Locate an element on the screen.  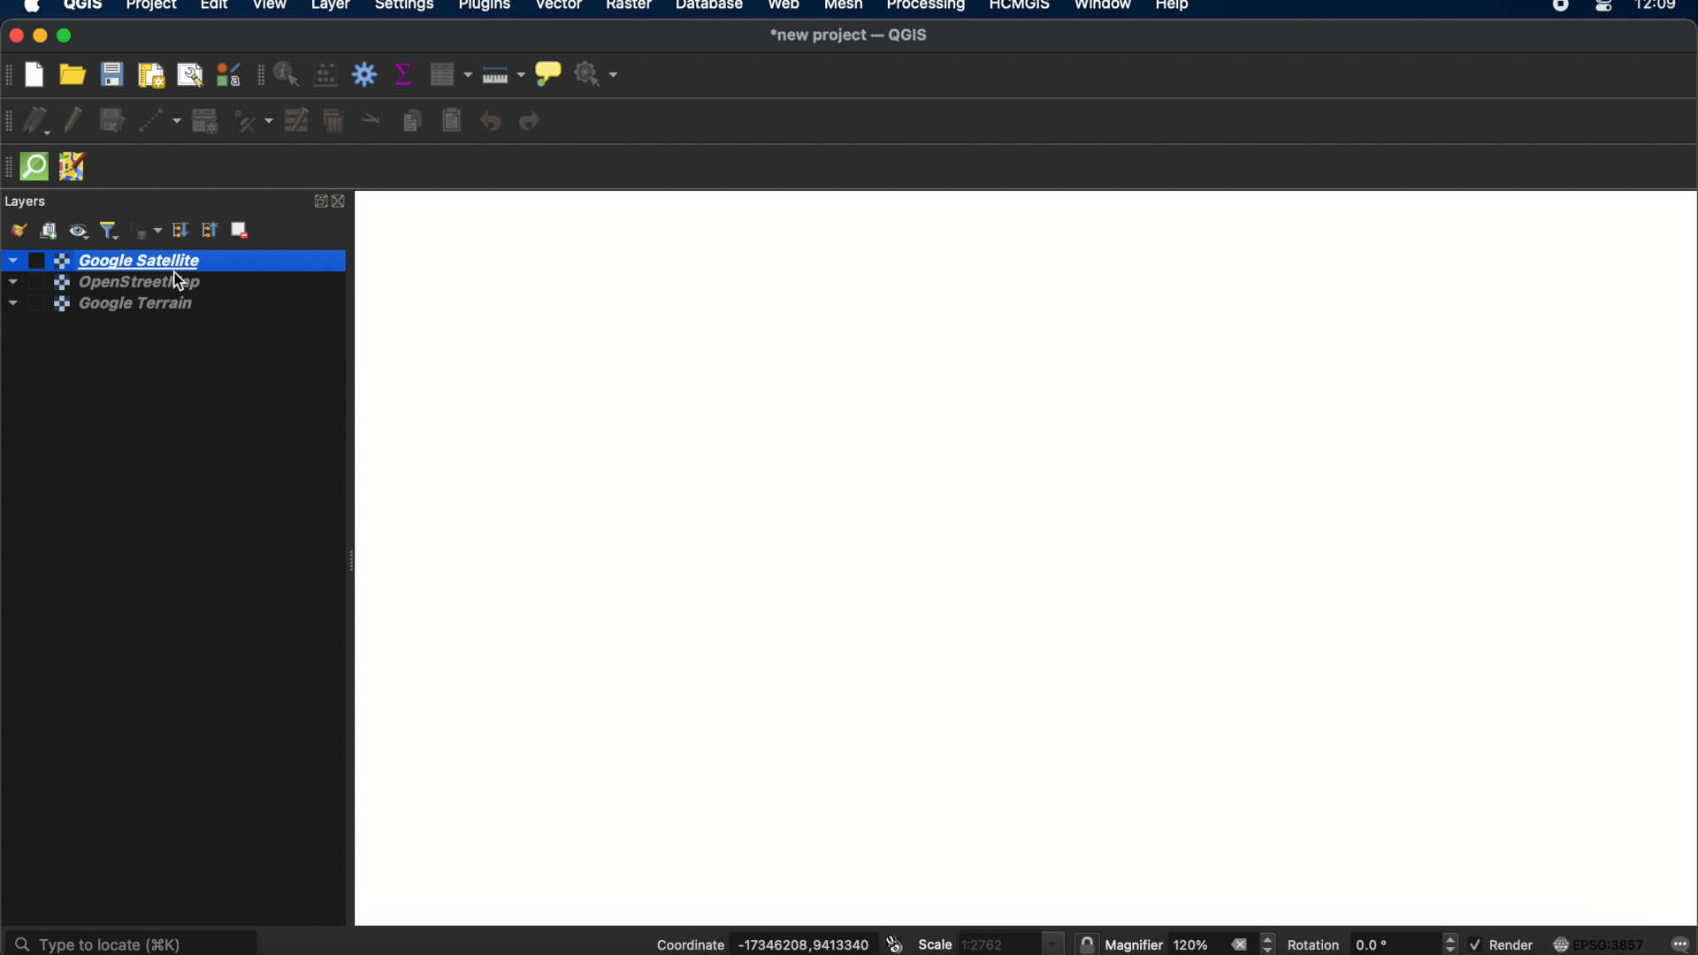
type to locate is located at coordinates (134, 940).